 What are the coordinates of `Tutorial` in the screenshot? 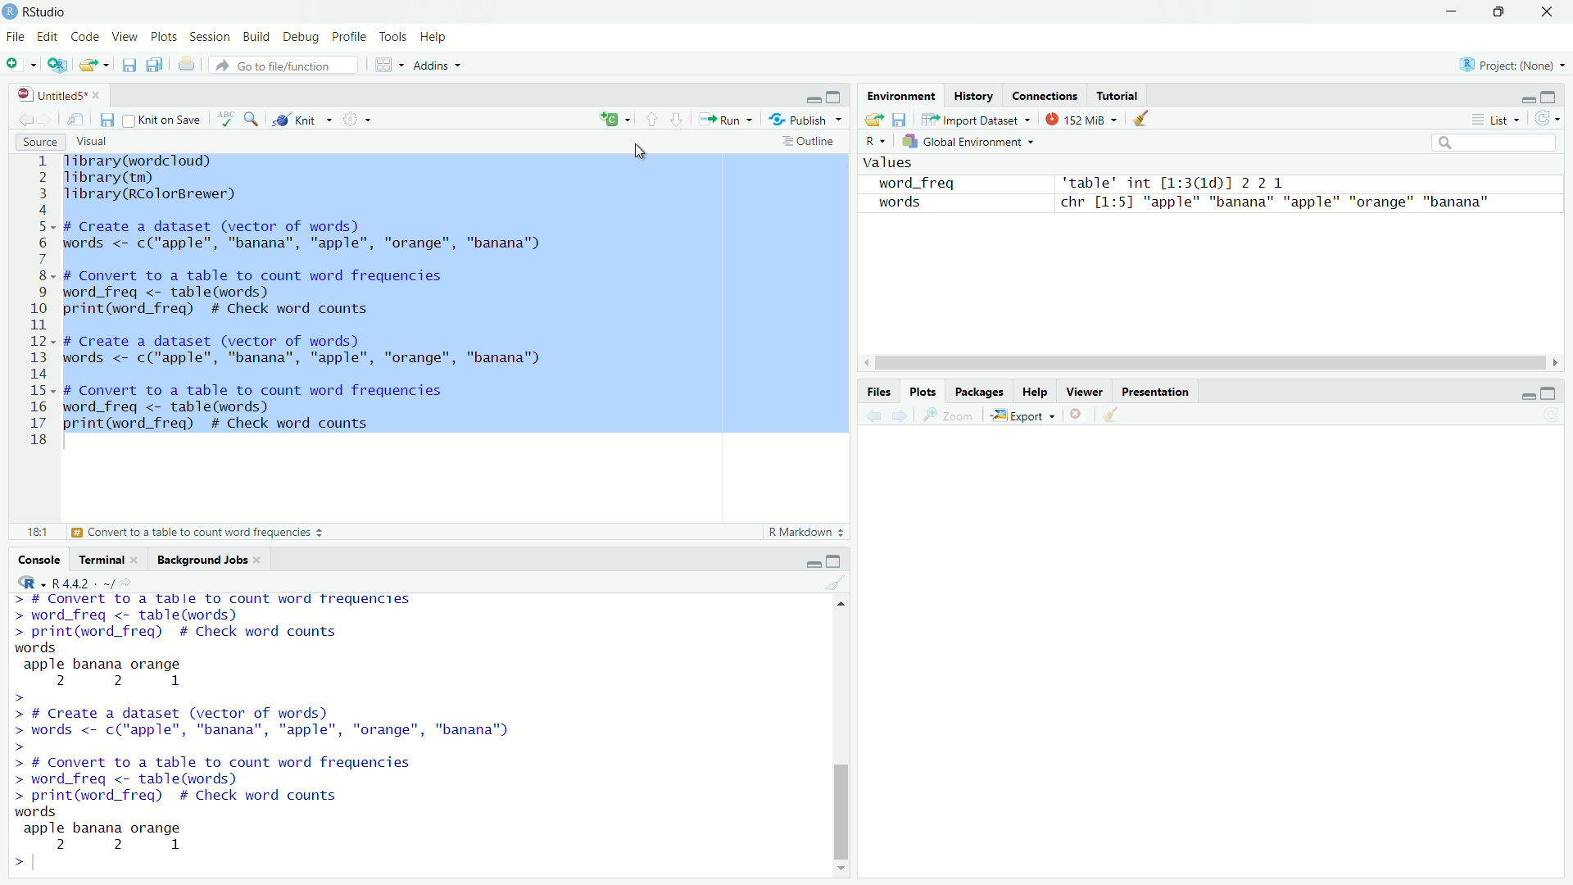 It's located at (1119, 94).